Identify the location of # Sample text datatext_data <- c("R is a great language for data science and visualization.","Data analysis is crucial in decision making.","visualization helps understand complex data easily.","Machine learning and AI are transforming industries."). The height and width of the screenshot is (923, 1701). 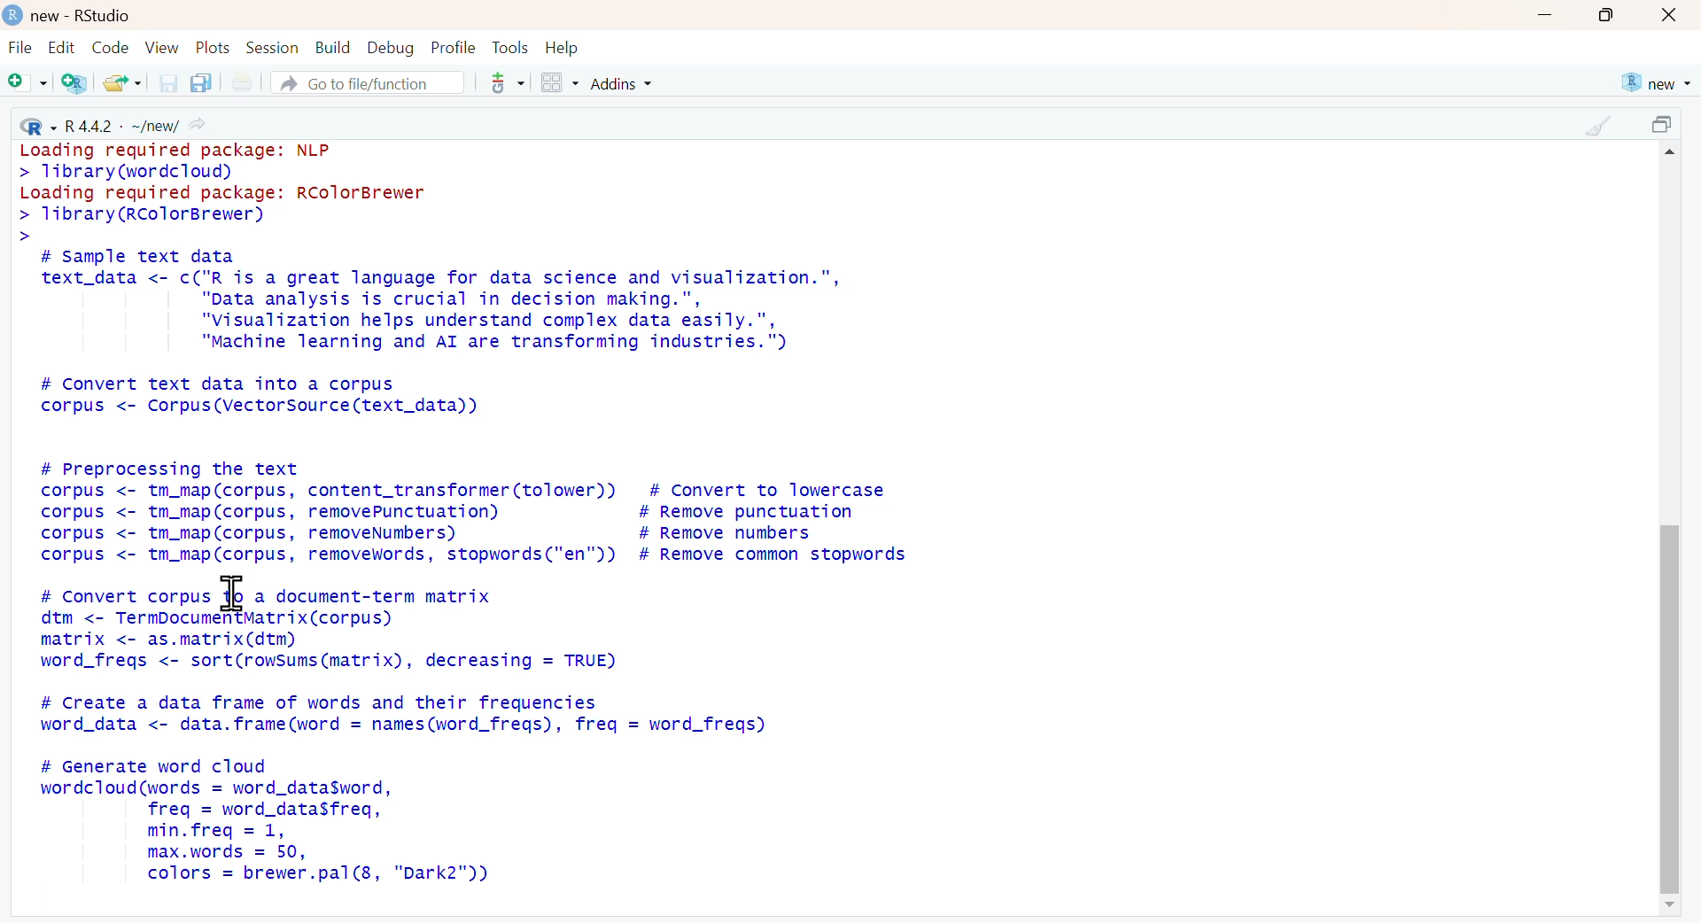
(441, 301).